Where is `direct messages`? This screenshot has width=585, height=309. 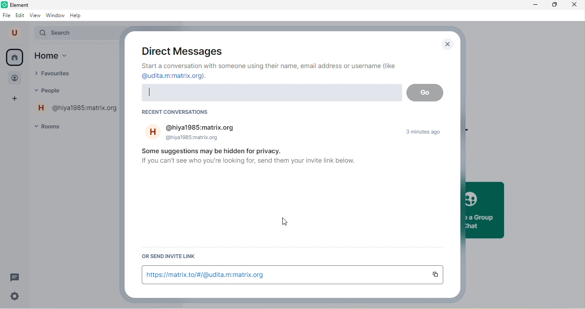
direct messages is located at coordinates (179, 49).